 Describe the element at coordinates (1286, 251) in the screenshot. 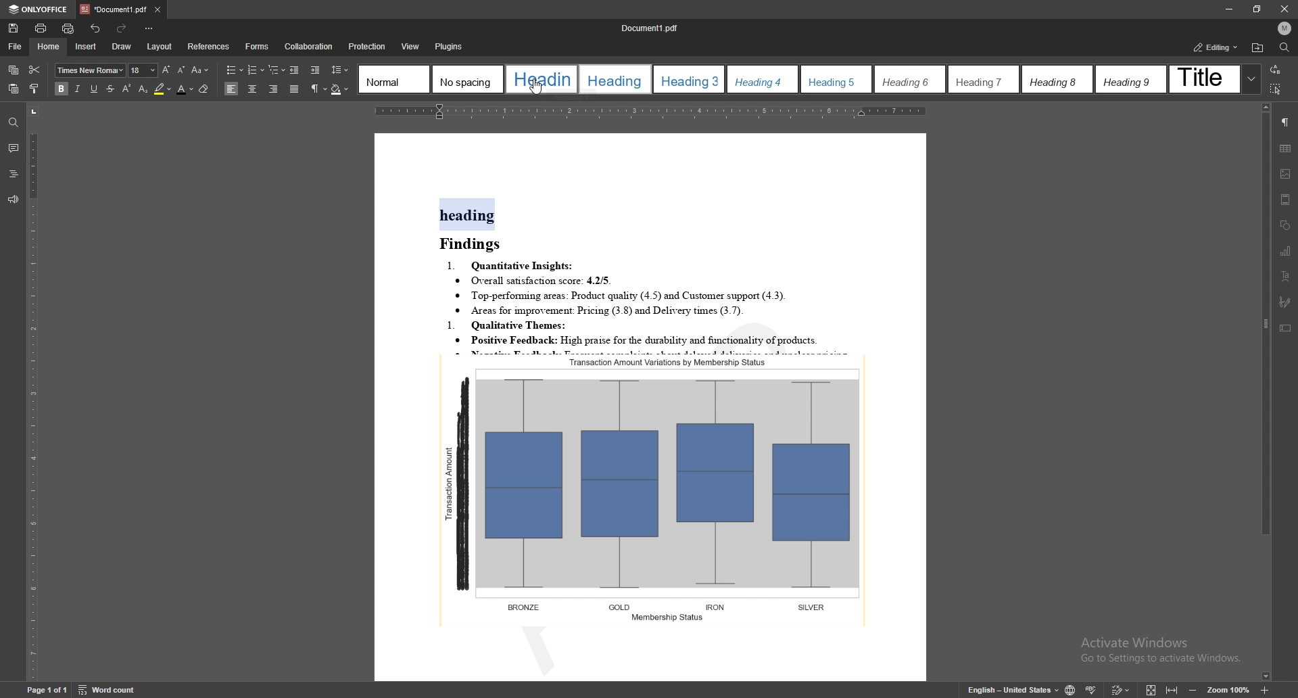

I see `chart` at that location.